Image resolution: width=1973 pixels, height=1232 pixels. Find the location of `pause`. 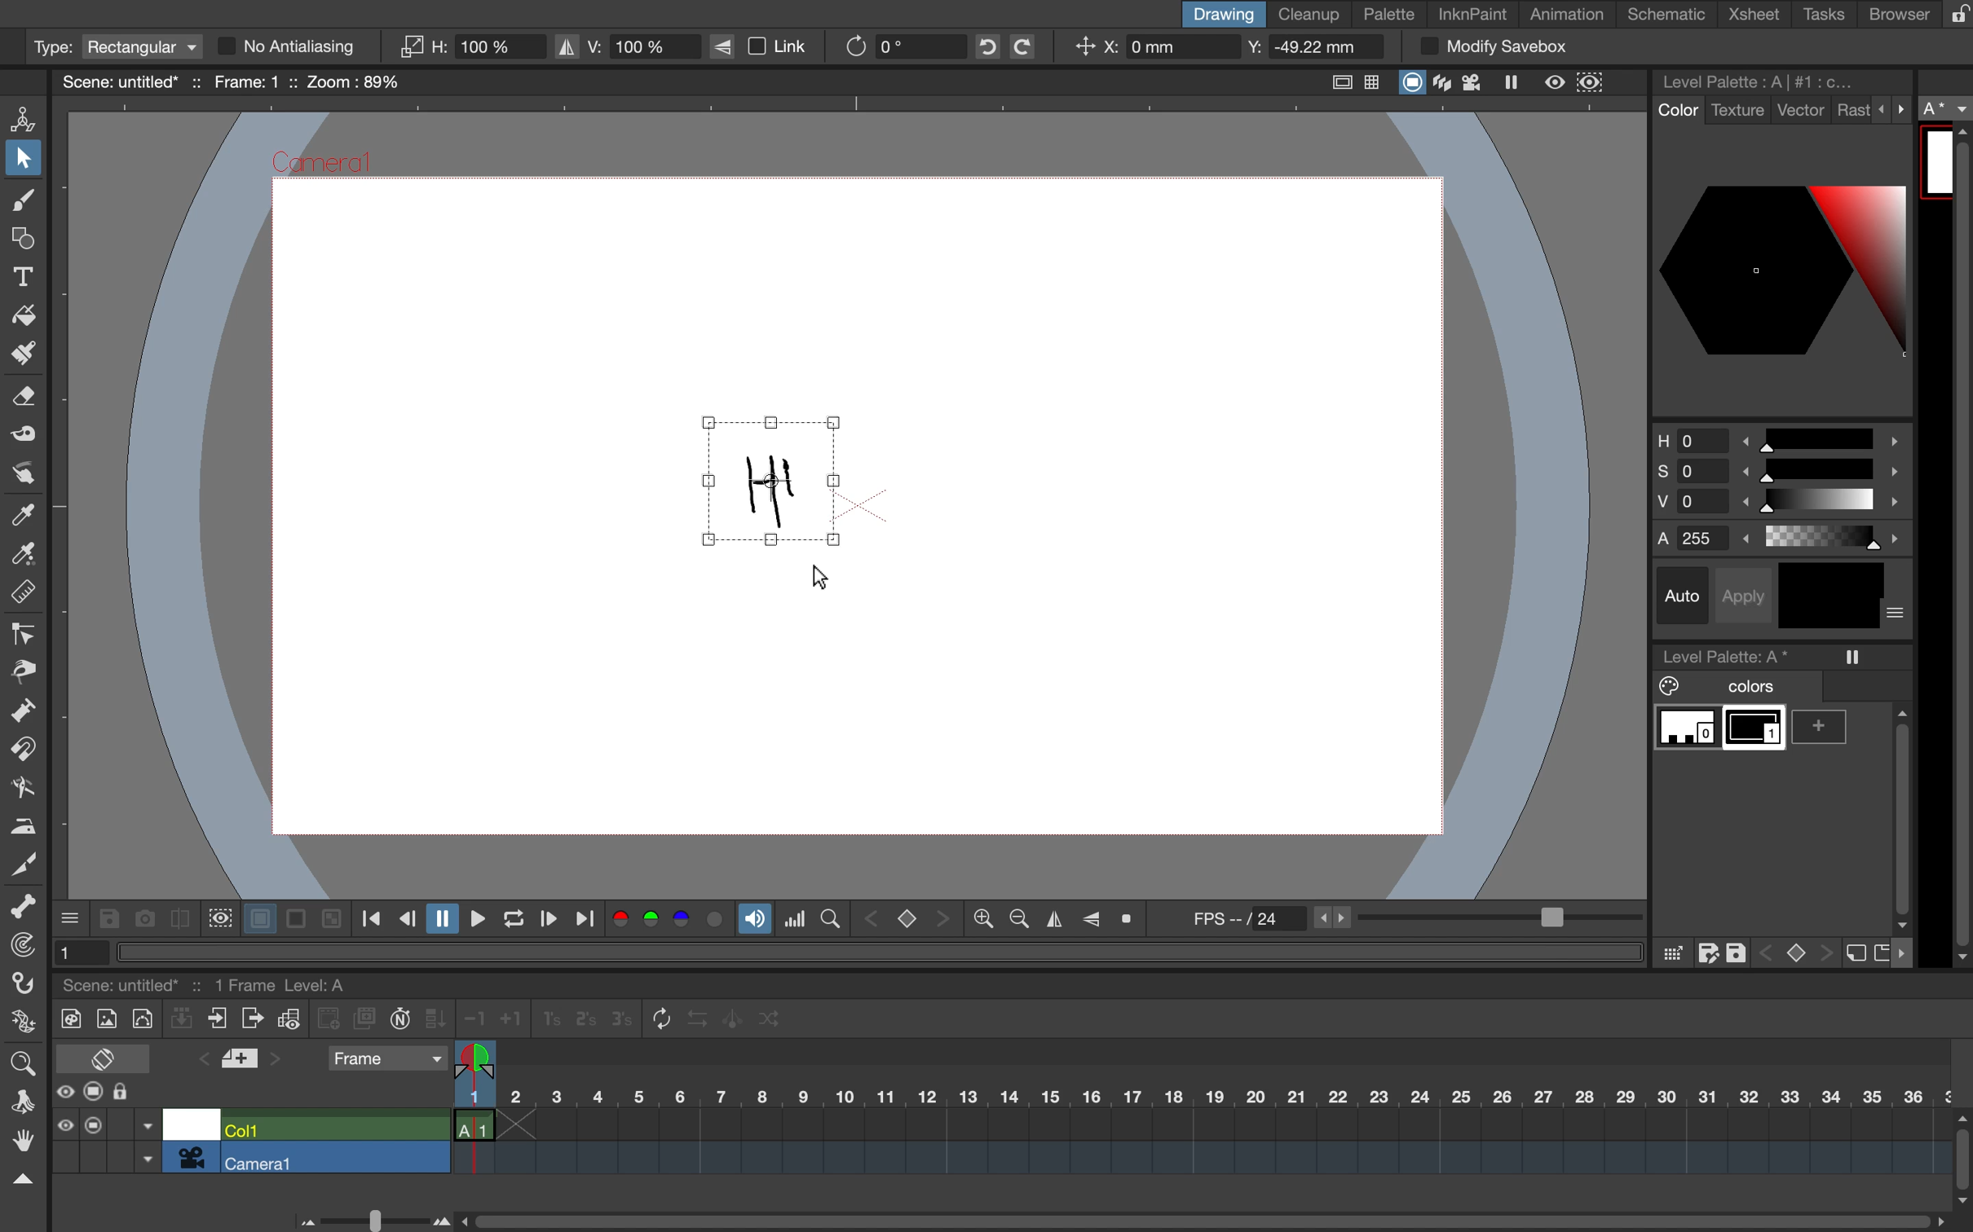

pause is located at coordinates (439, 919).